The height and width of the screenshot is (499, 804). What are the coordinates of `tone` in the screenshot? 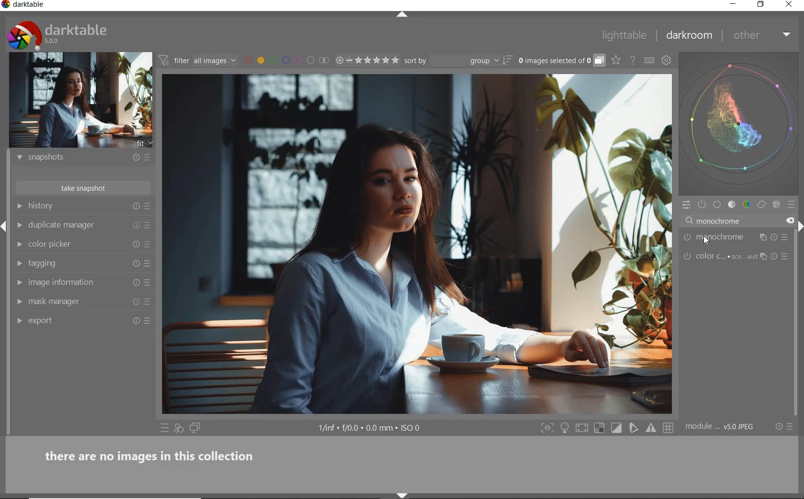 It's located at (732, 206).